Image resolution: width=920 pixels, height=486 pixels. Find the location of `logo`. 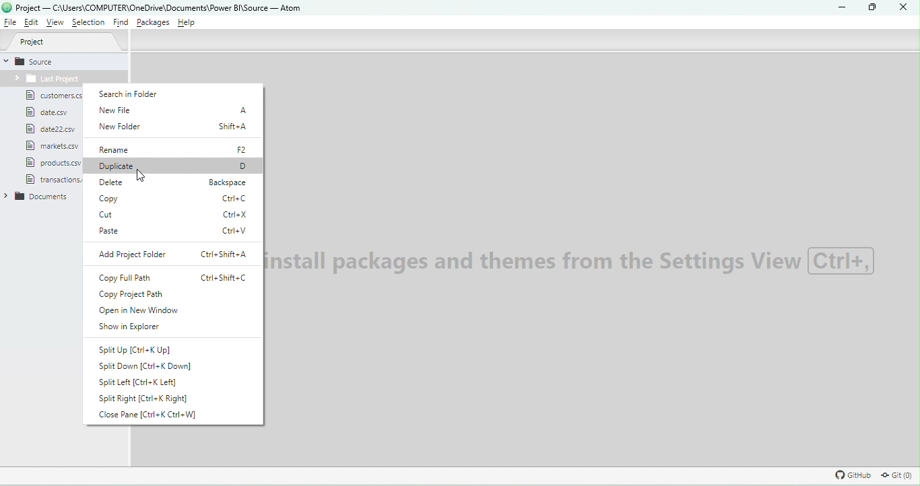

logo is located at coordinates (7, 9).